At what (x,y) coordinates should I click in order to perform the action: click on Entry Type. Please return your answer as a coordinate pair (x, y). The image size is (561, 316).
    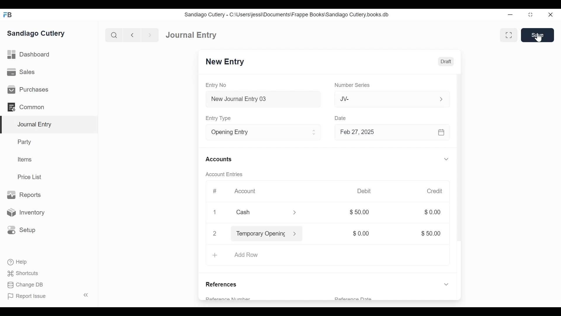
    Looking at the image, I should click on (219, 118).